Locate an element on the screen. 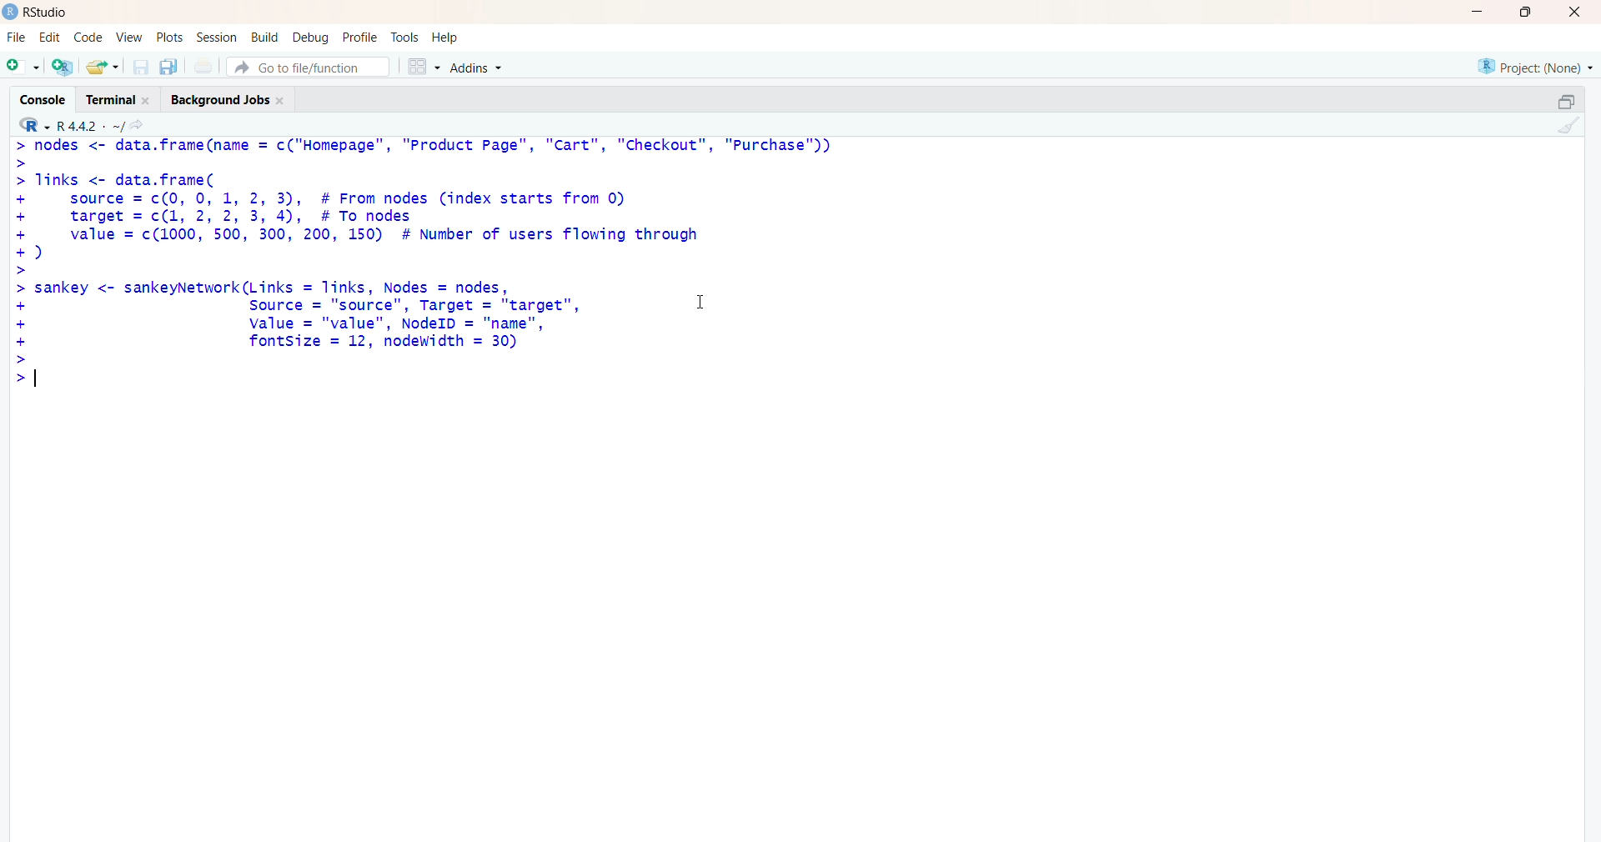  clear is located at coordinates (1573, 128).